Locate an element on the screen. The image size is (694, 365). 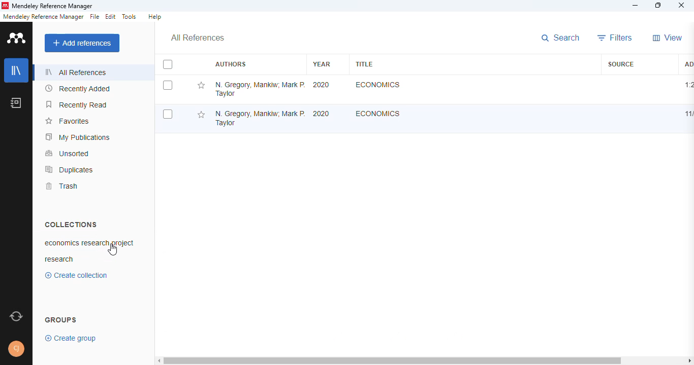
recently read is located at coordinates (77, 104).